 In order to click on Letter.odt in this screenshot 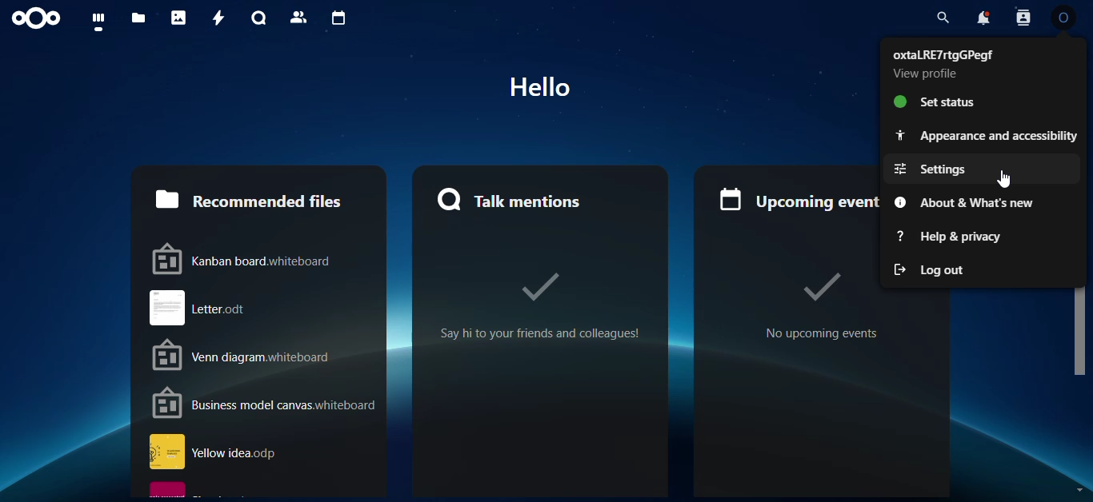, I will do `click(265, 308)`.